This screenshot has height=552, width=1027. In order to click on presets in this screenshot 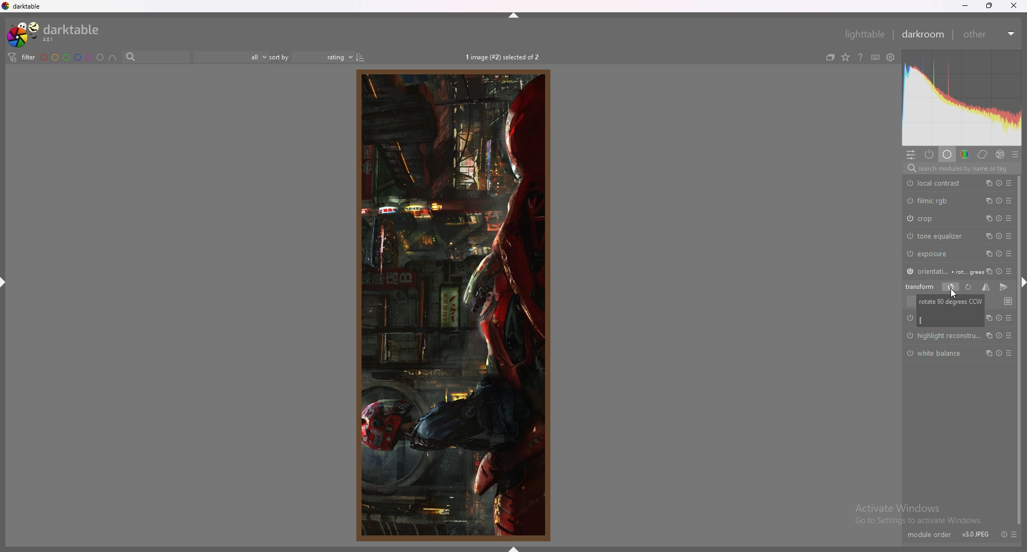, I will do `click(1011, 353)`.